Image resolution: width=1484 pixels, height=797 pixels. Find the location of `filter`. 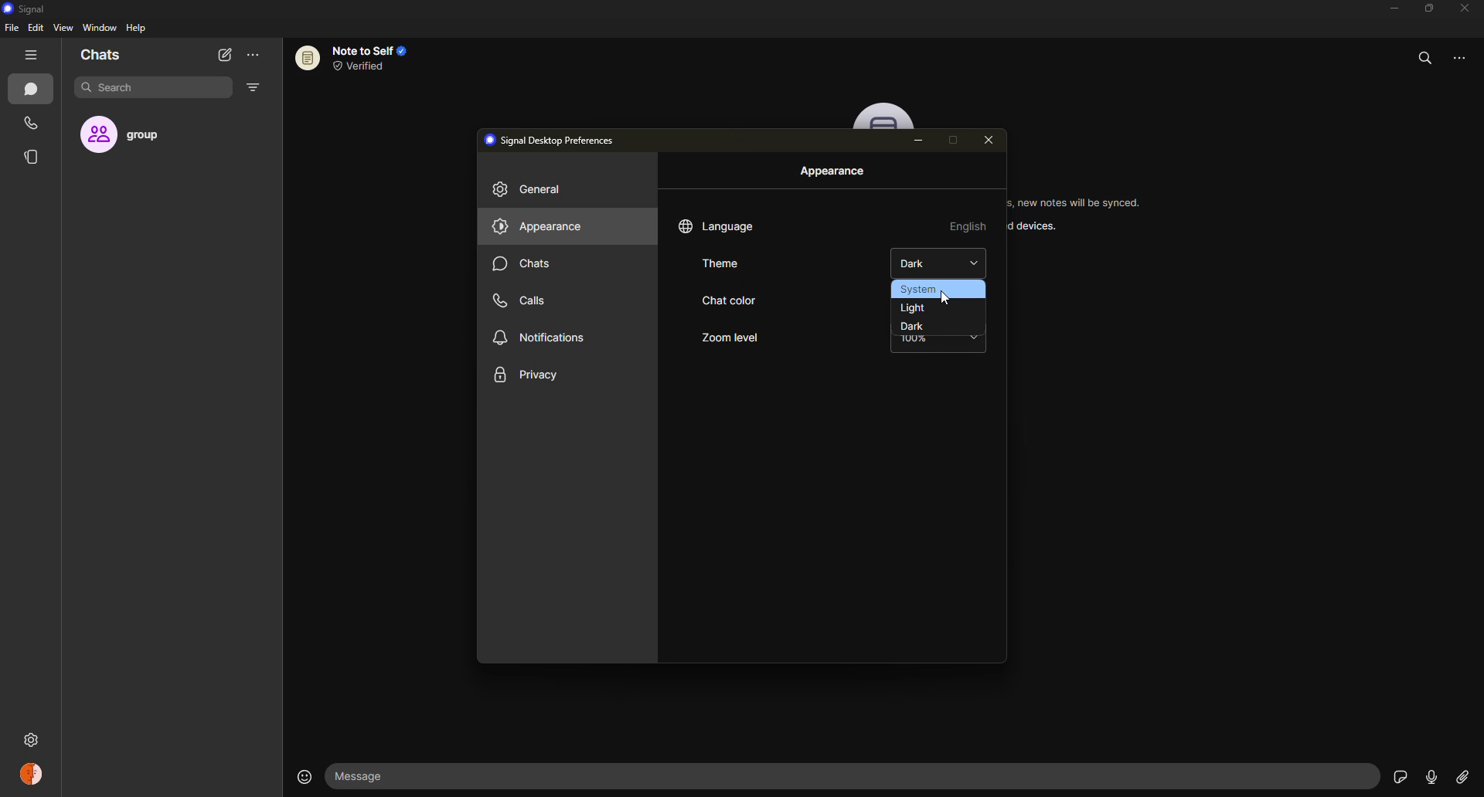

filter is located at coordinates (252, 88).